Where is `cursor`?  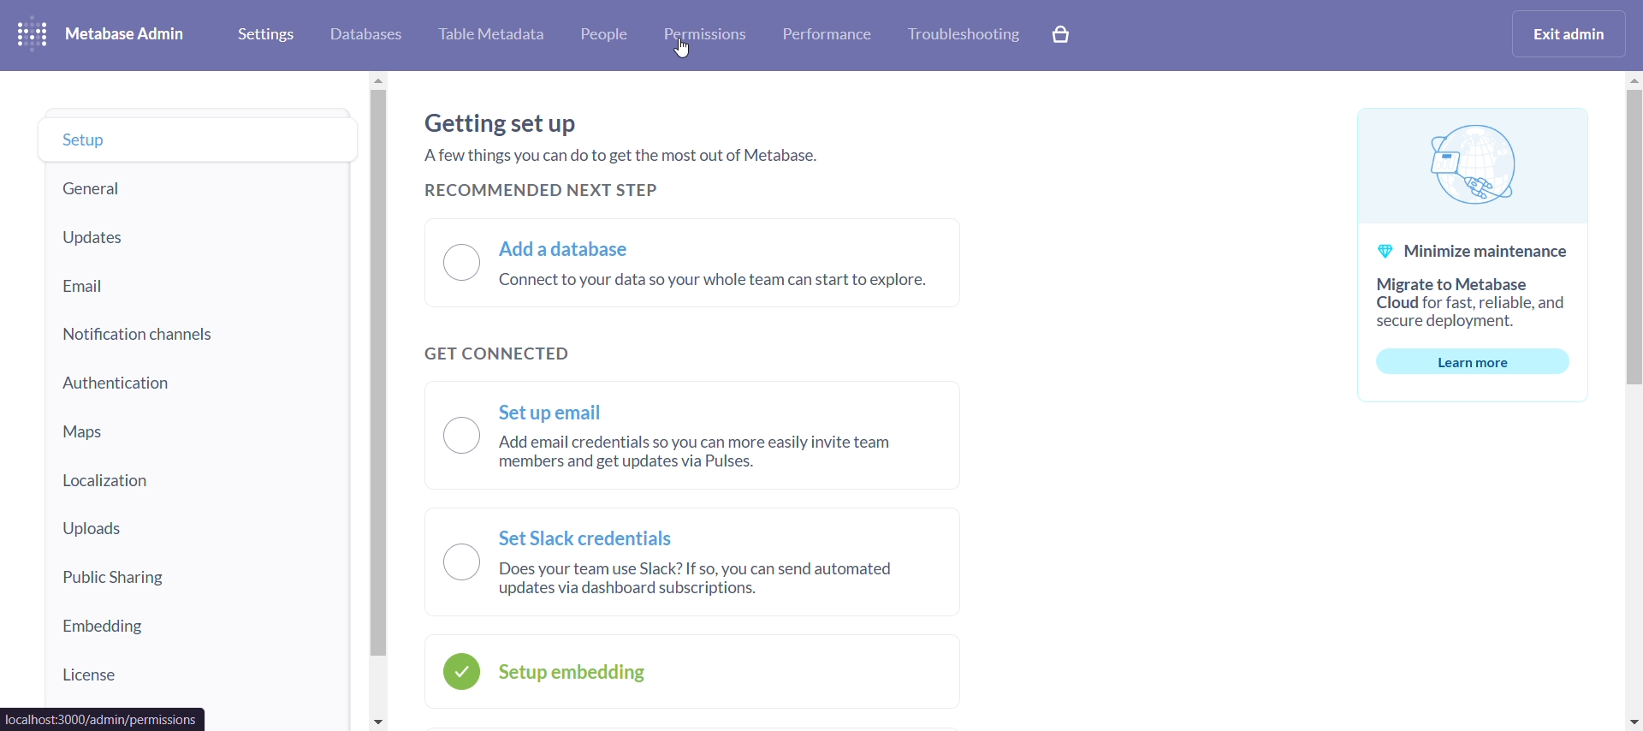 cursor is located at coordinates (679, 50).